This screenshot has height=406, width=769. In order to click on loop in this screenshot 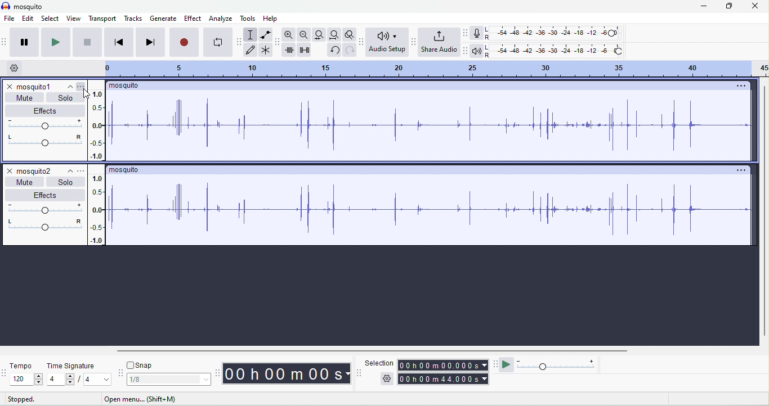, I will do `click(219, 42)`.